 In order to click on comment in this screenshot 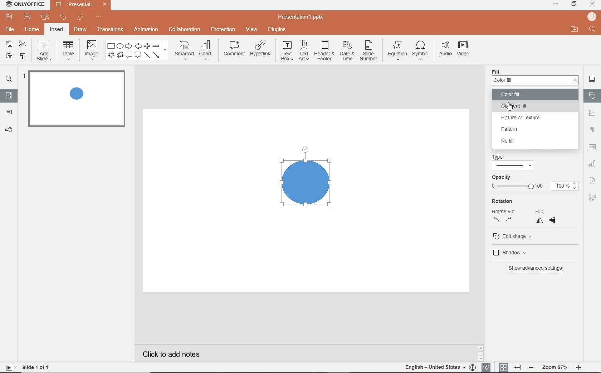, I will do `click(234, 48)`.